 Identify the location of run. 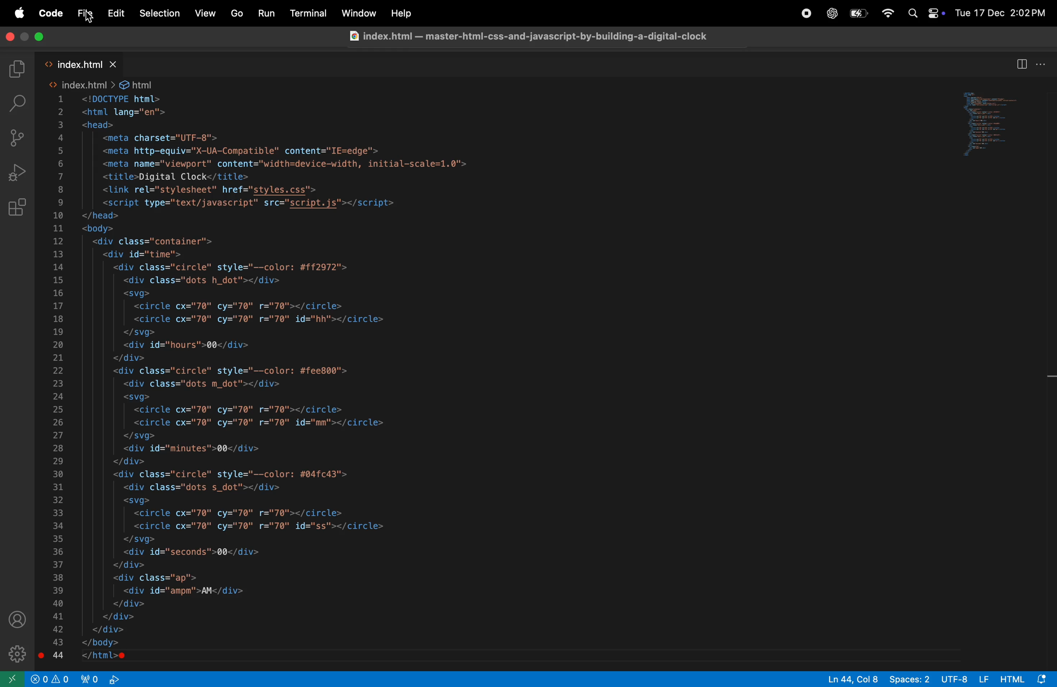
(268, 13).